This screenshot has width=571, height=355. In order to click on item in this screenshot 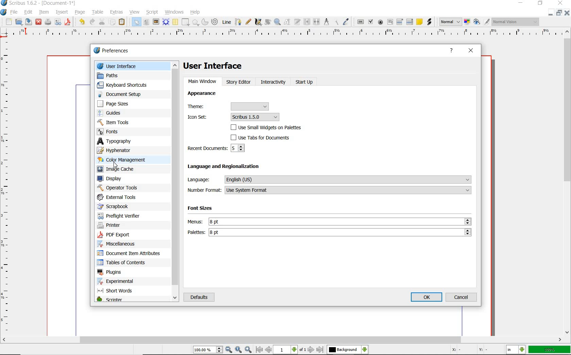, I will do `click(44, 12)`.